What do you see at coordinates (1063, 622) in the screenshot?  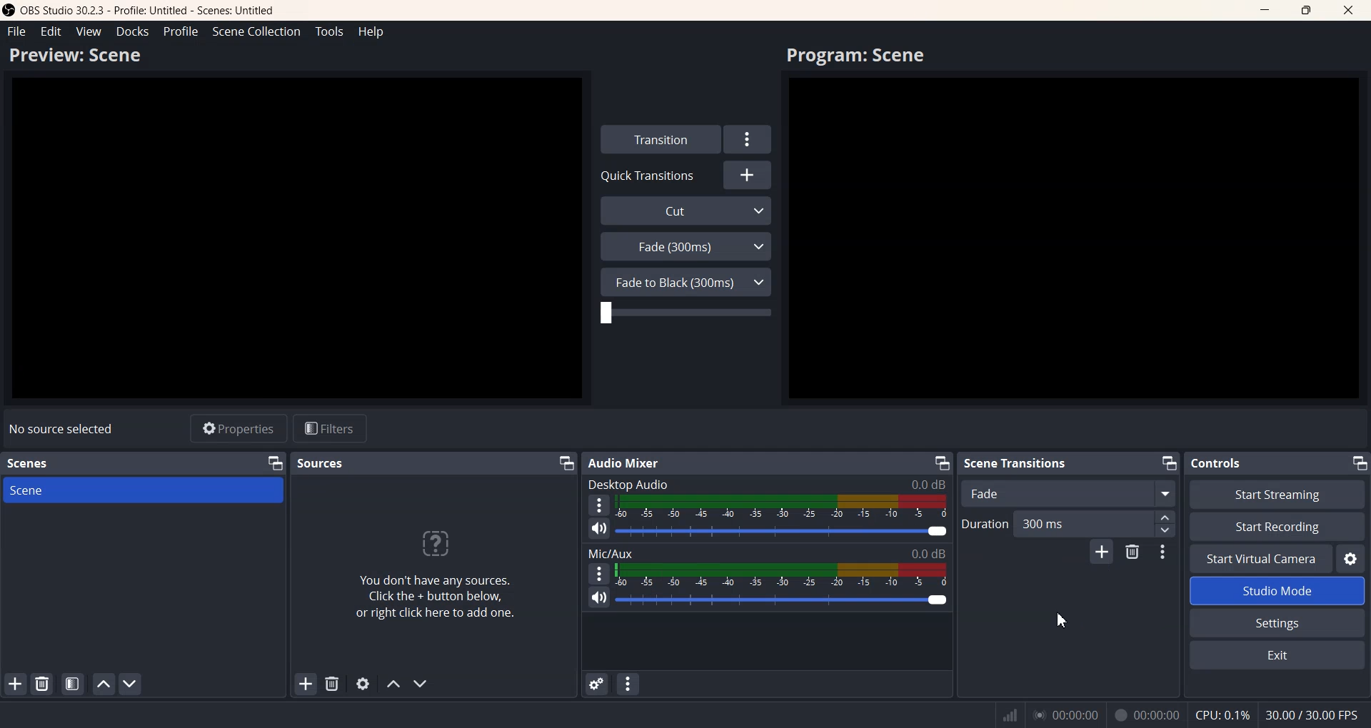 I see `Cursor` at bounding box center [1063, 622].